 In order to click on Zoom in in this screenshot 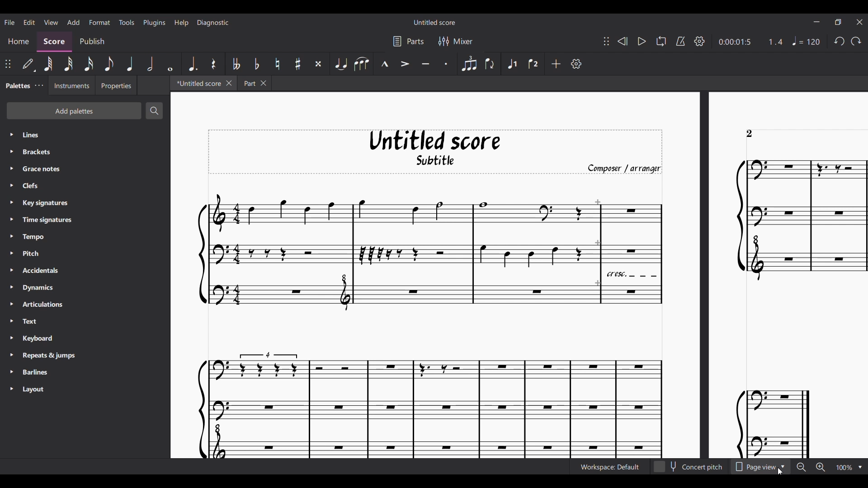, I will do `click(820, 467)`.